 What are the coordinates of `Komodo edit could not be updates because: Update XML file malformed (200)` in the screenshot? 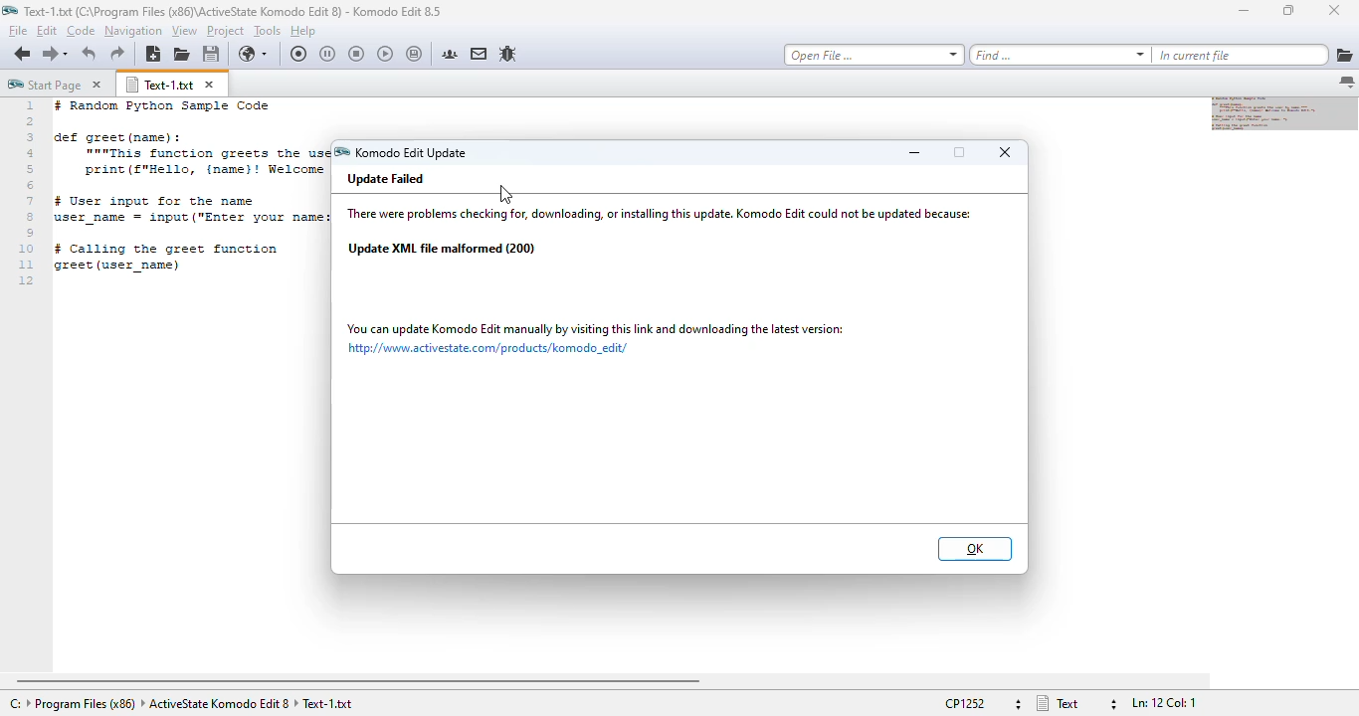 It's located at (665, 233).